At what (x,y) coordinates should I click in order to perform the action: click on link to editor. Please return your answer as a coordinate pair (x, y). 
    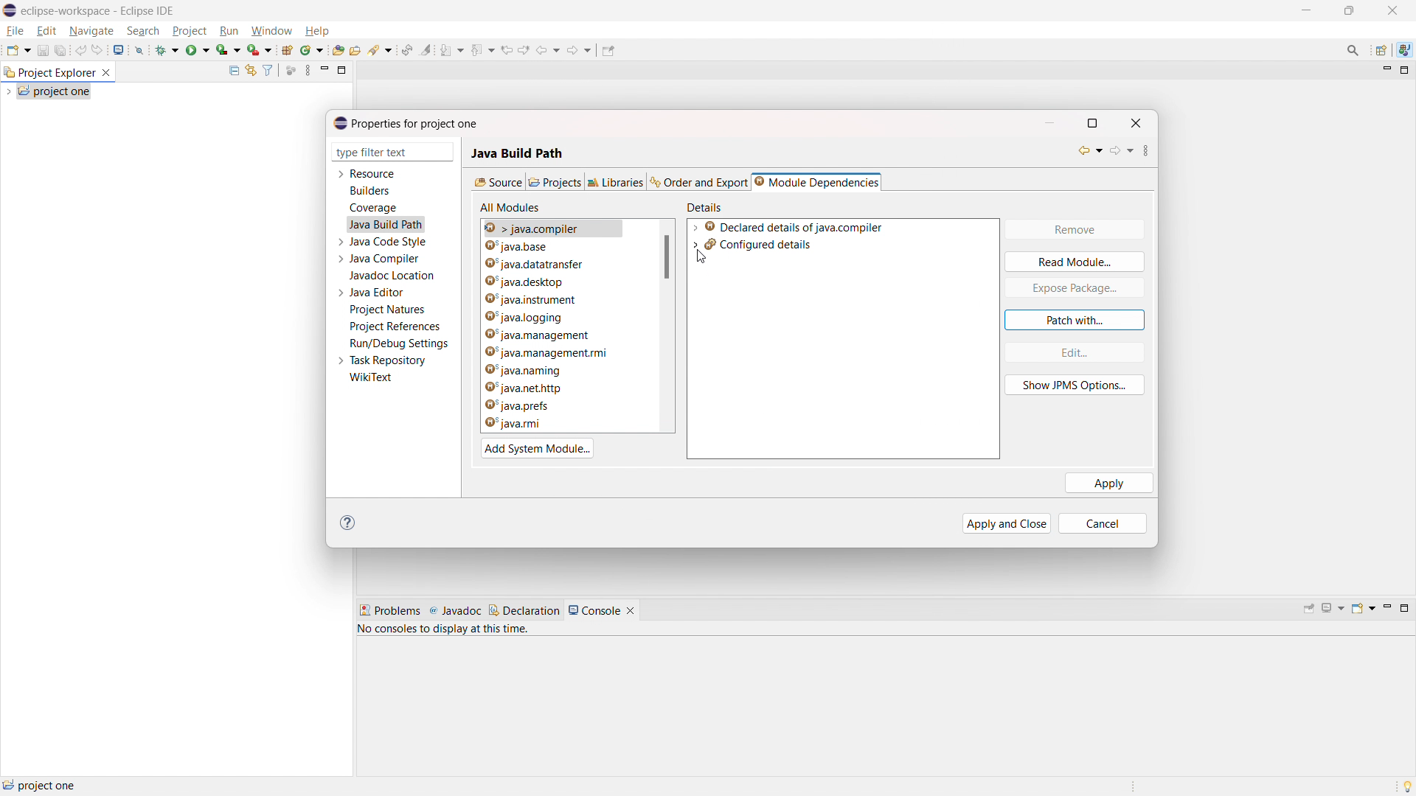
    Looking at the image, I should click on (249, 71).